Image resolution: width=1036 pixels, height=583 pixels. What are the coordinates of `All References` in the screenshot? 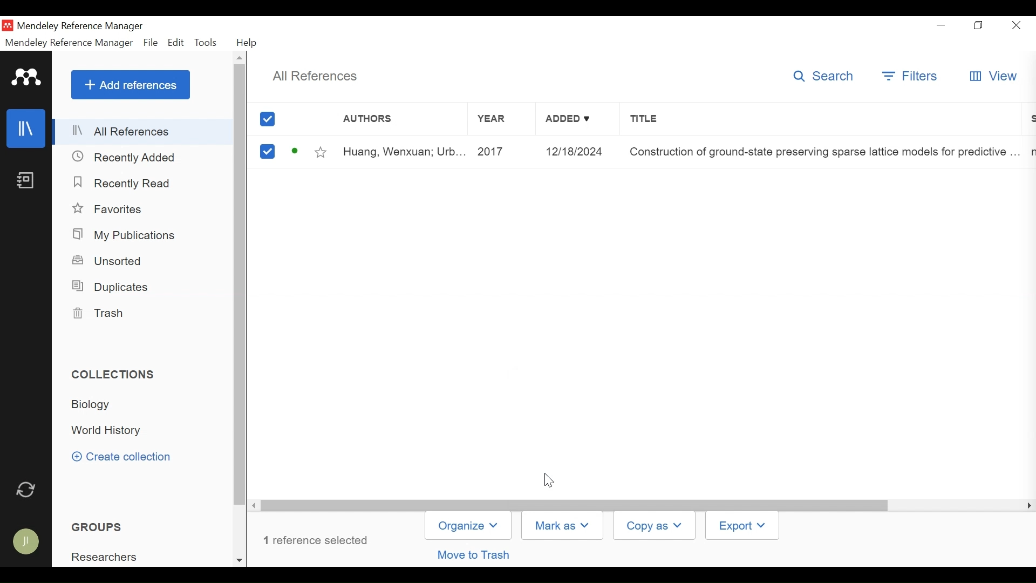 It's located at (319, 77).